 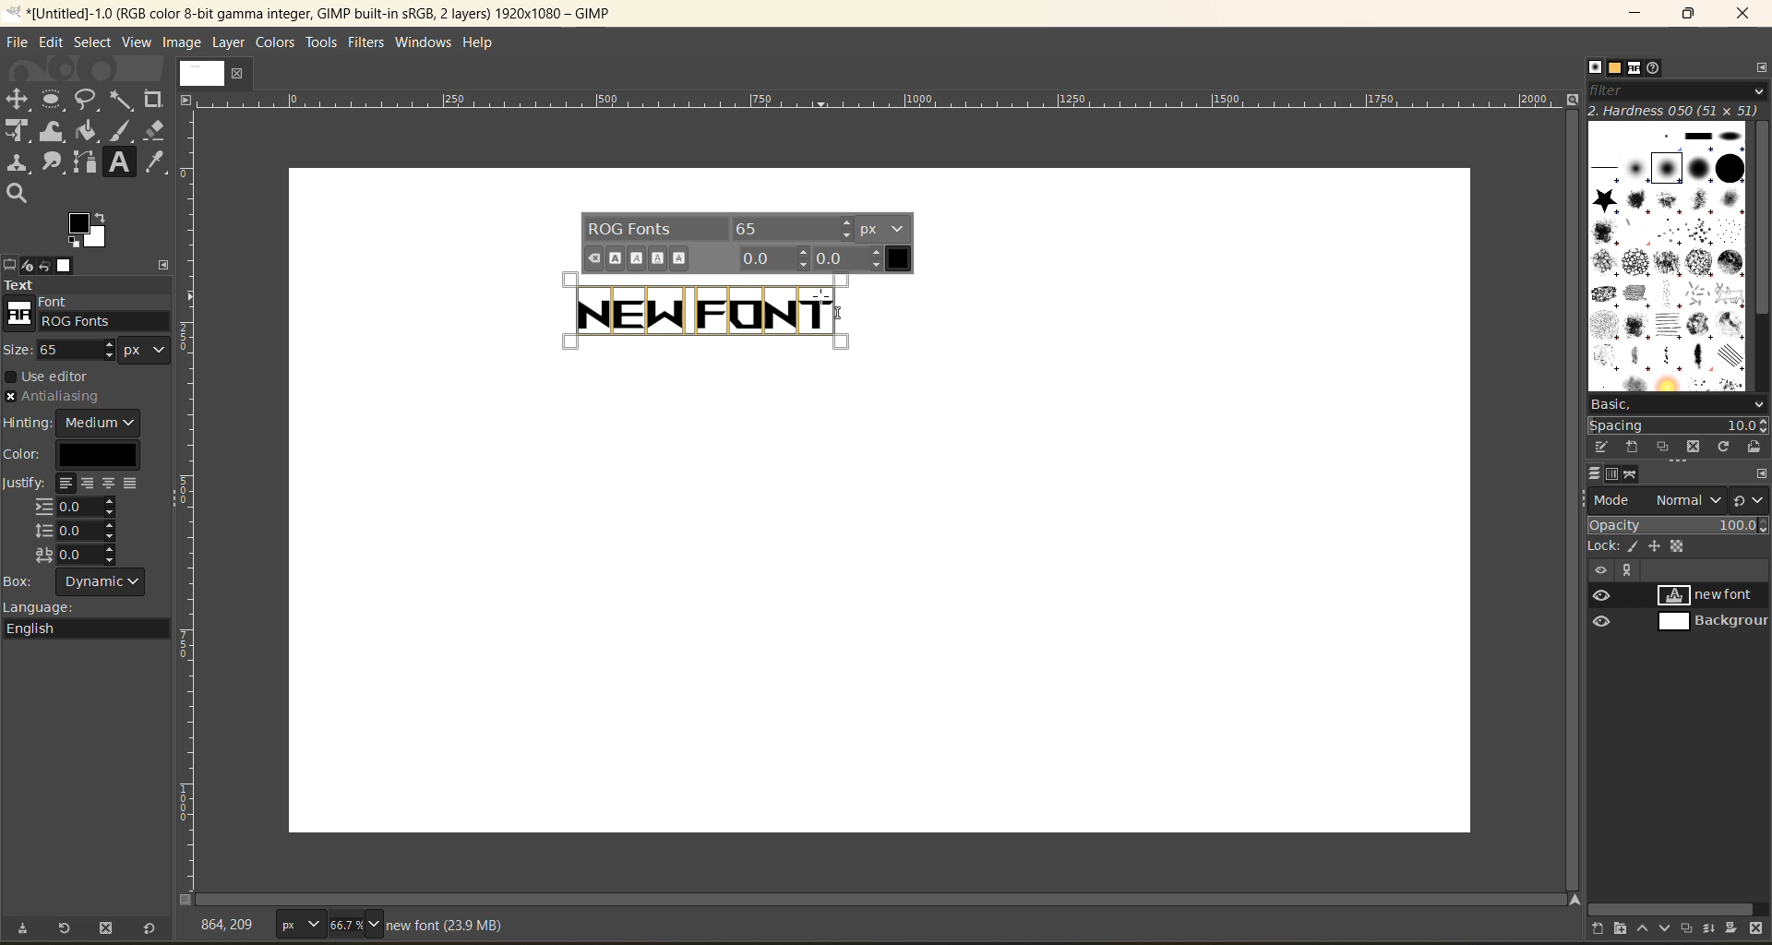 What do you see at coordinates (1697, 444) in the screenshot?
I see `delete this brush` at bounding box center [1697, 444].